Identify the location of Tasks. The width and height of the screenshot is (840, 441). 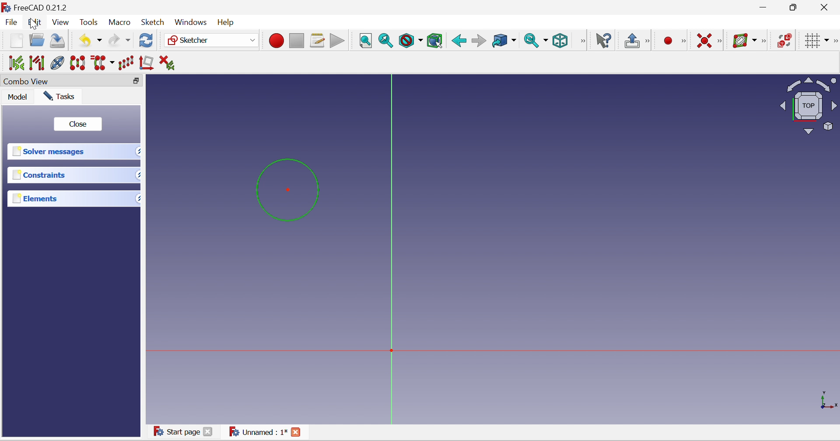
(59, 96).